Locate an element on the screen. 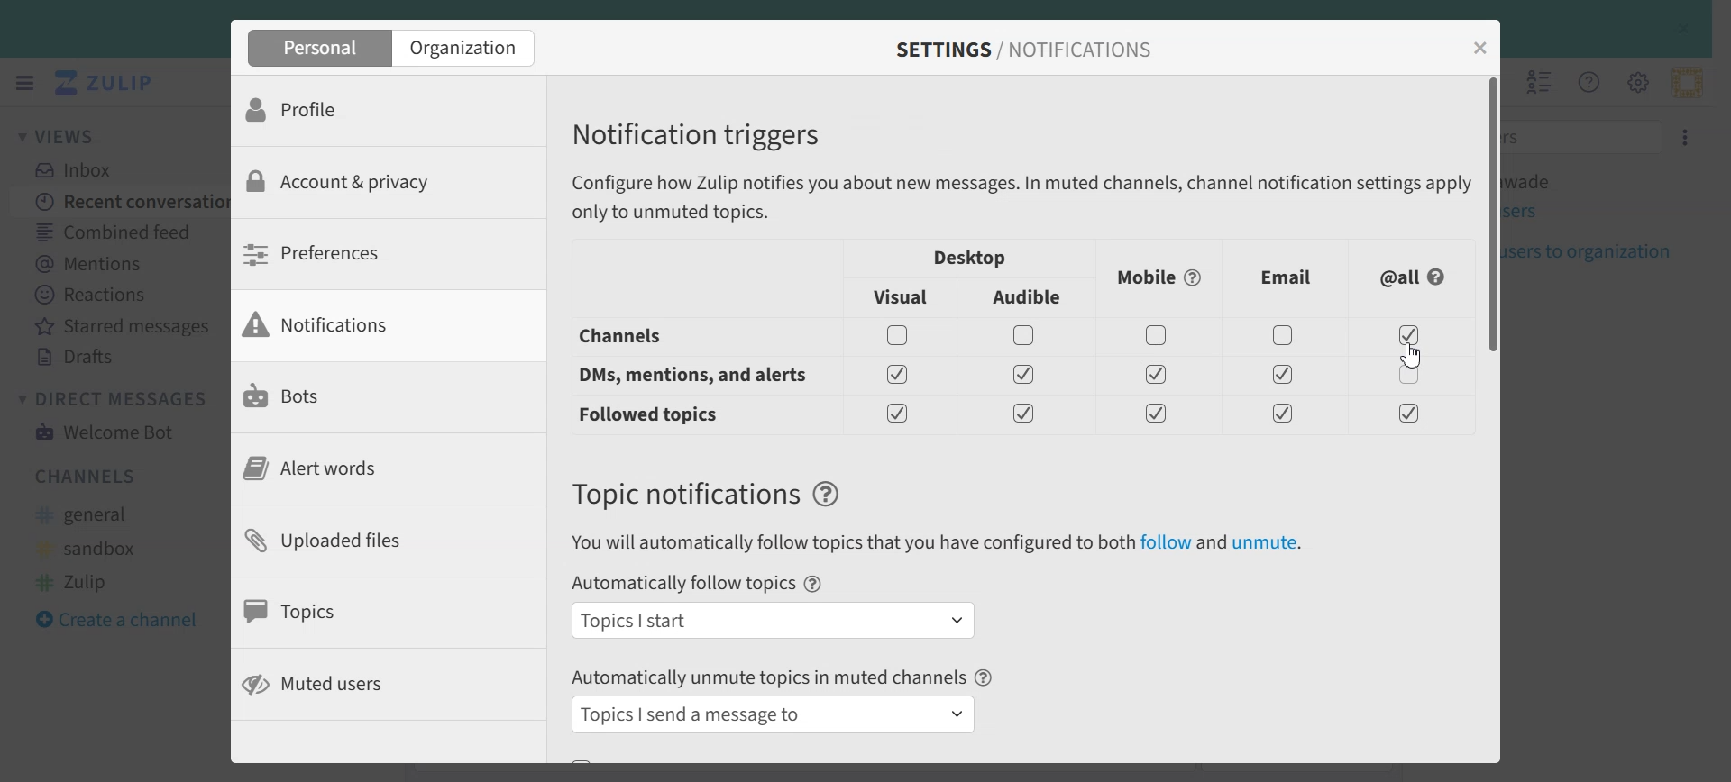 The image size is (1731, 782). Combined Feed is located at coordinates (118, 231).